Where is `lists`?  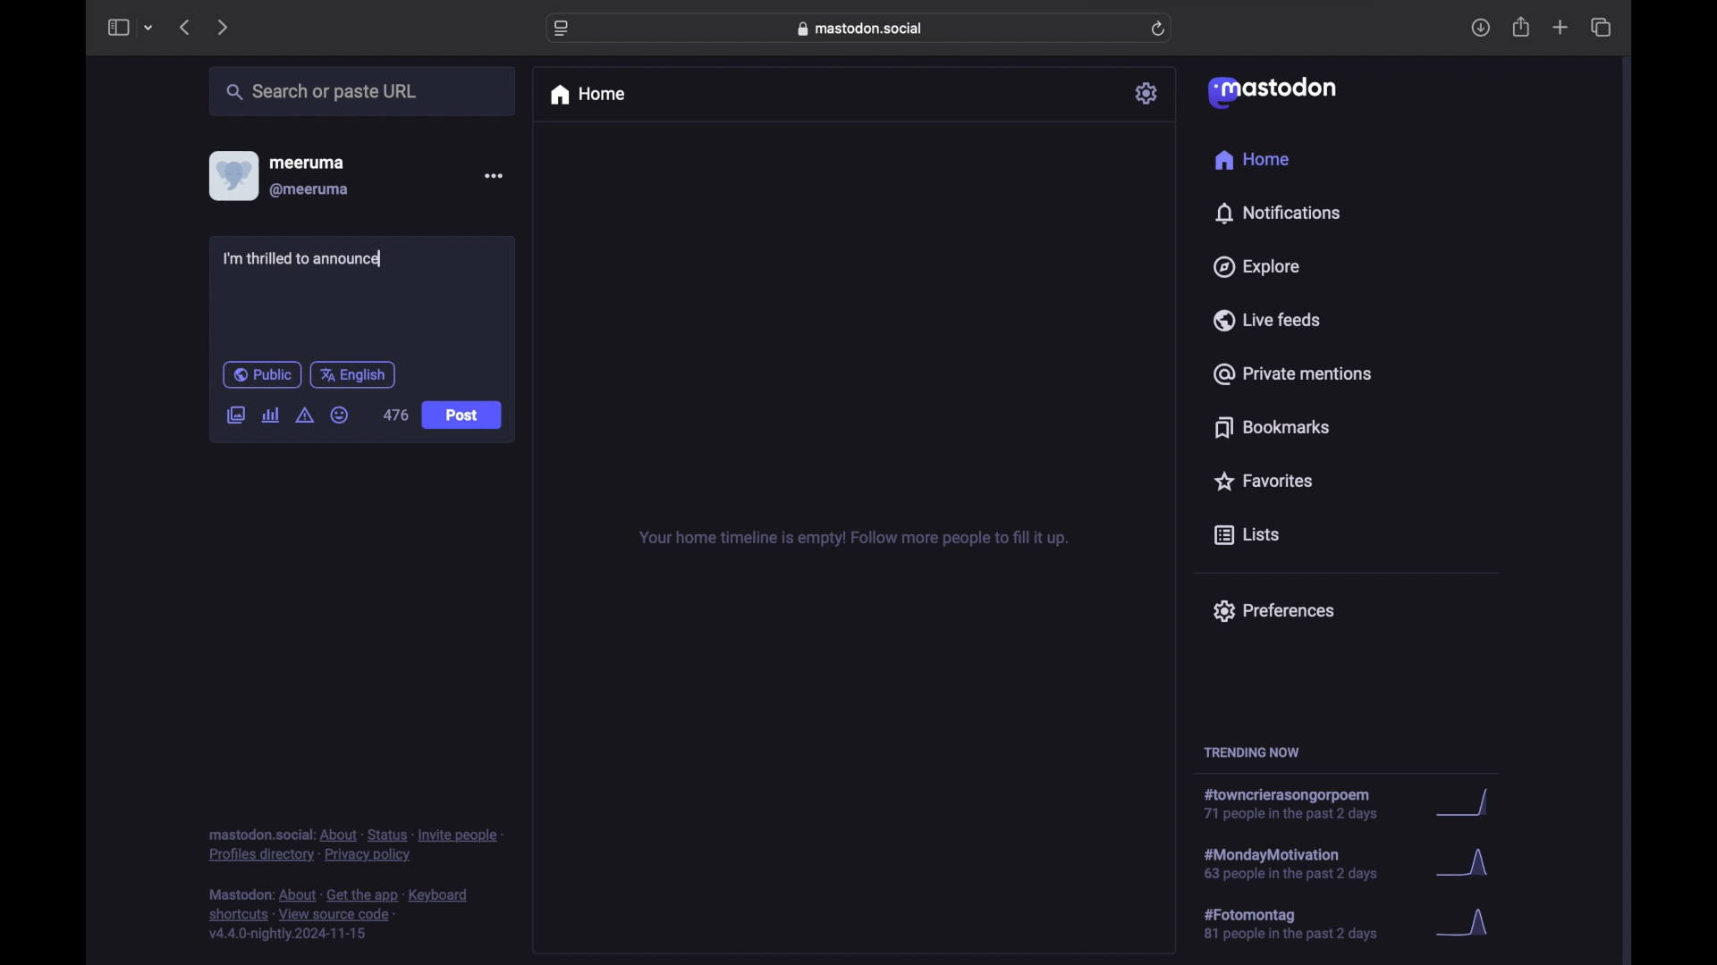 lists is located at coordinates (1247, 536).